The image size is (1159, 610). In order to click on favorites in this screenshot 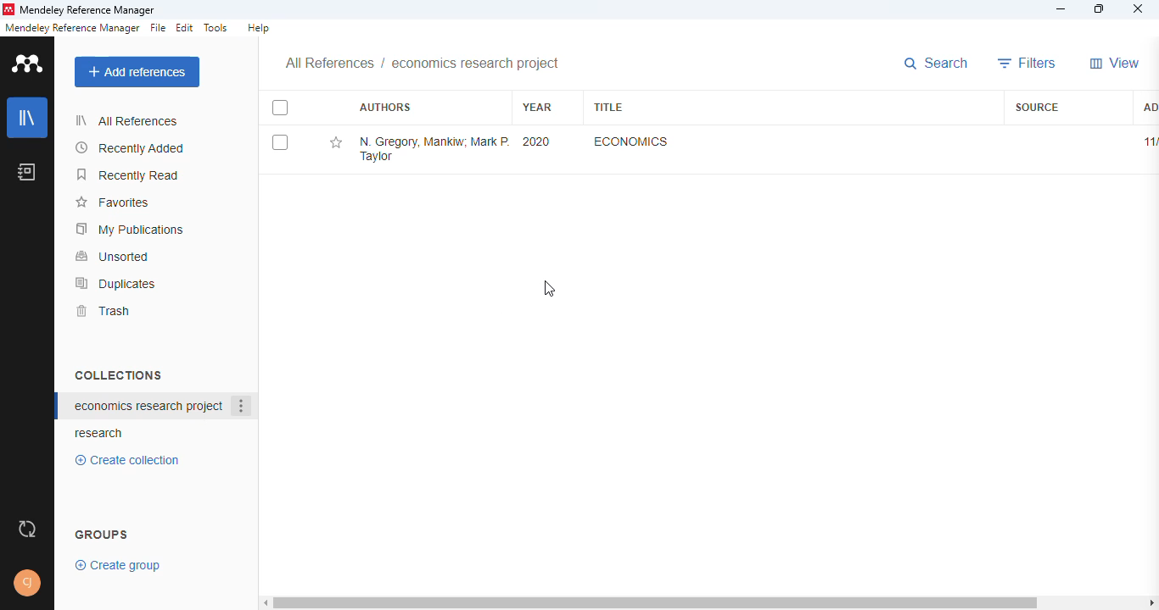, I will do `click(111, 202)`.